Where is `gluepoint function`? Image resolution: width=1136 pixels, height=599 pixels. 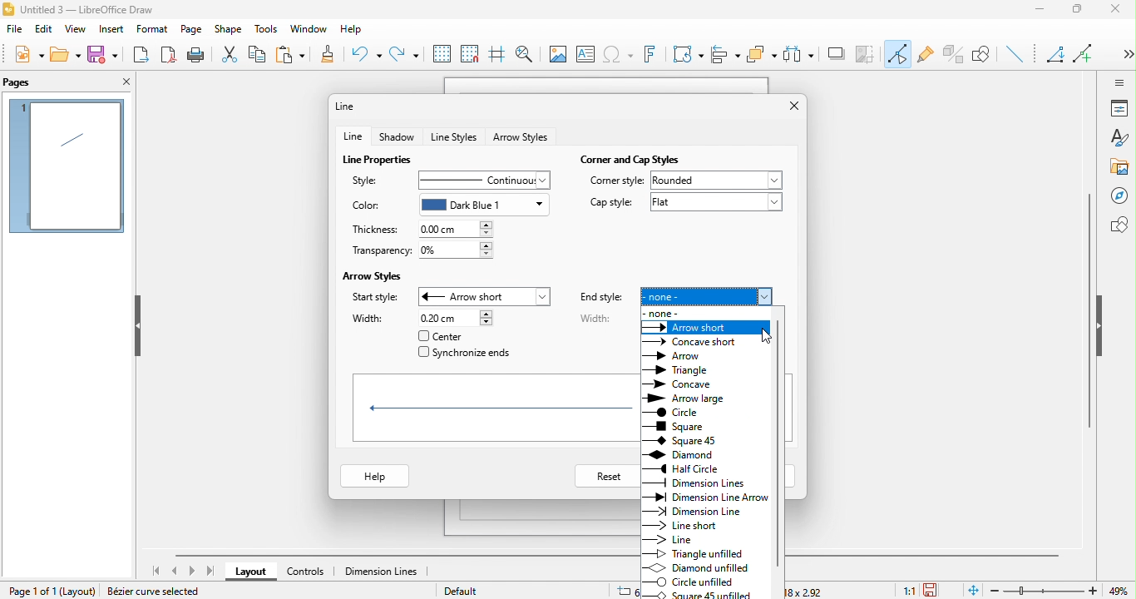
gluepoint function is located at coordinates (926, 56).